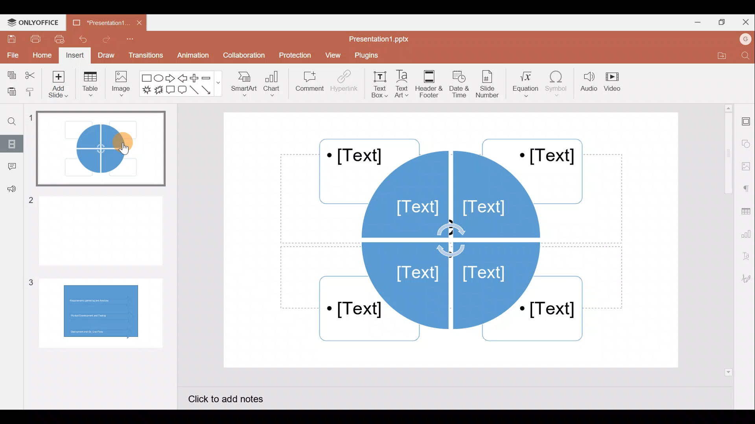  I want to click on Minus, so click(210, 78).